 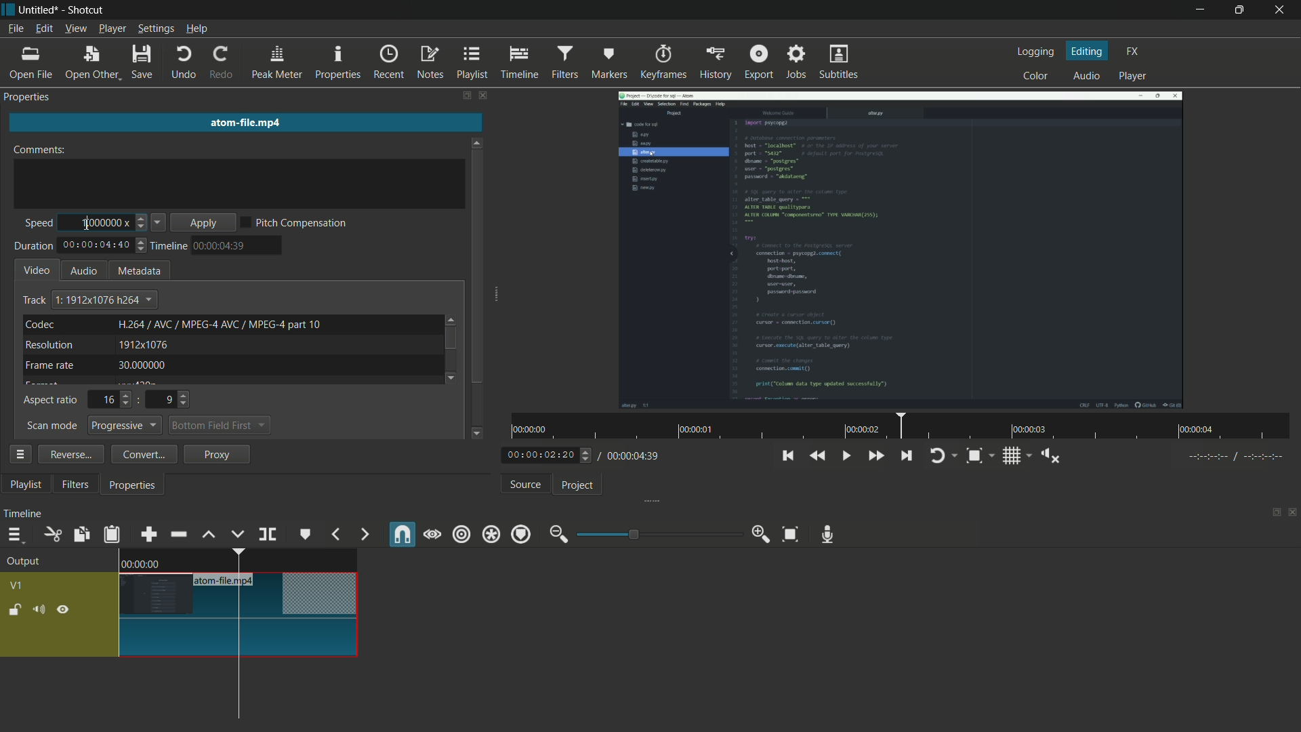 What do you see at coordinates (24, 514) in the screenshot?
I see `timeline` at bounding box center [24, 514].